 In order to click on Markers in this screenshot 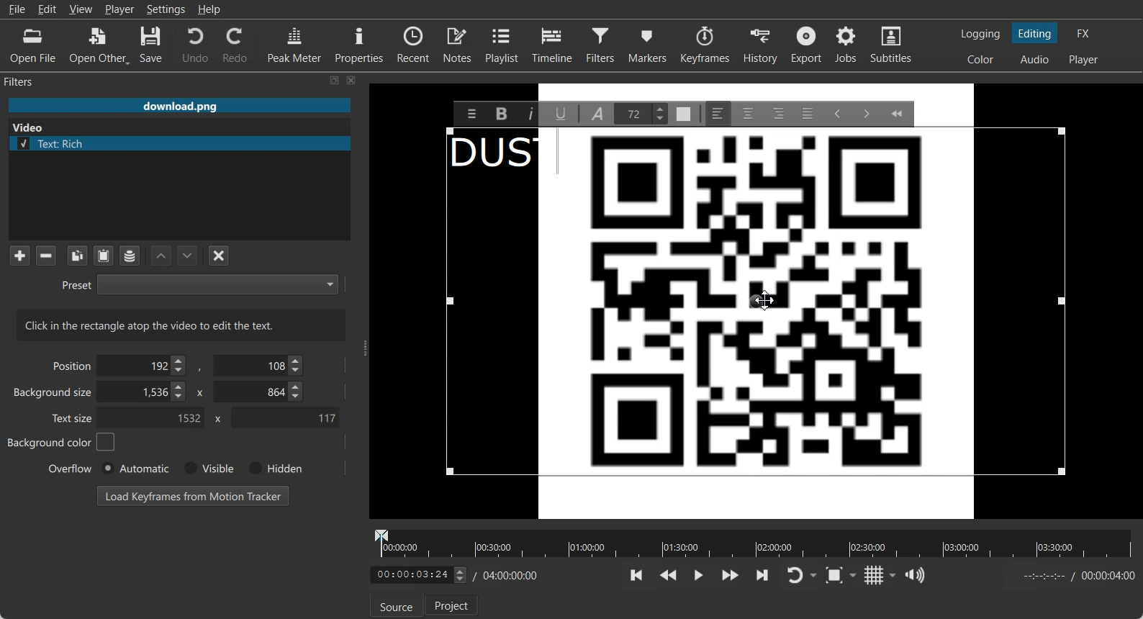, I will do `click(649, 44)`.